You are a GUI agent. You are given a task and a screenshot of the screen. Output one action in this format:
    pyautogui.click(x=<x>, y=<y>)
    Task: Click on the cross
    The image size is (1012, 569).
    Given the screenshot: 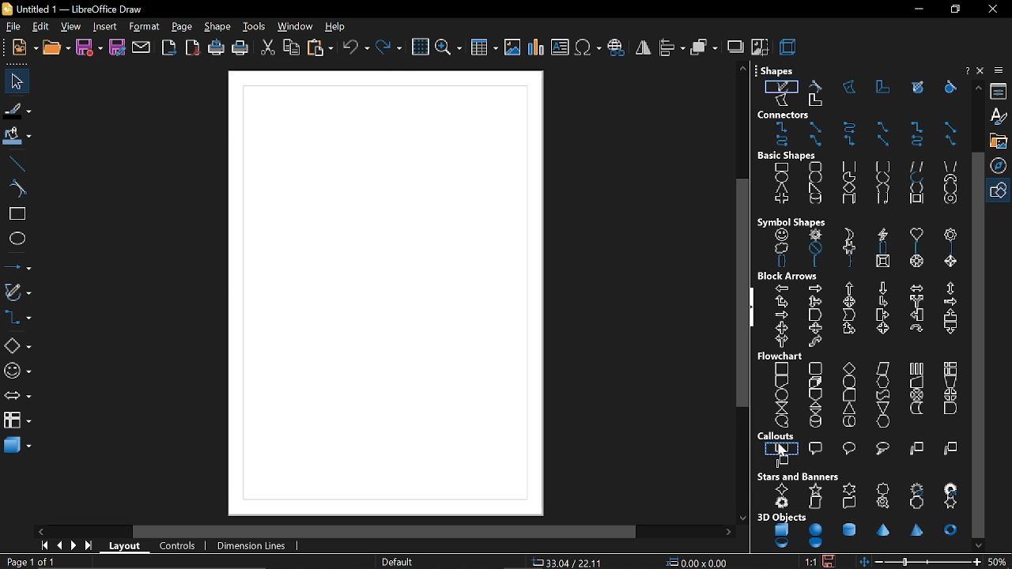 What is the action you would take?
    pyautogui.click(x=780, y=202)
    